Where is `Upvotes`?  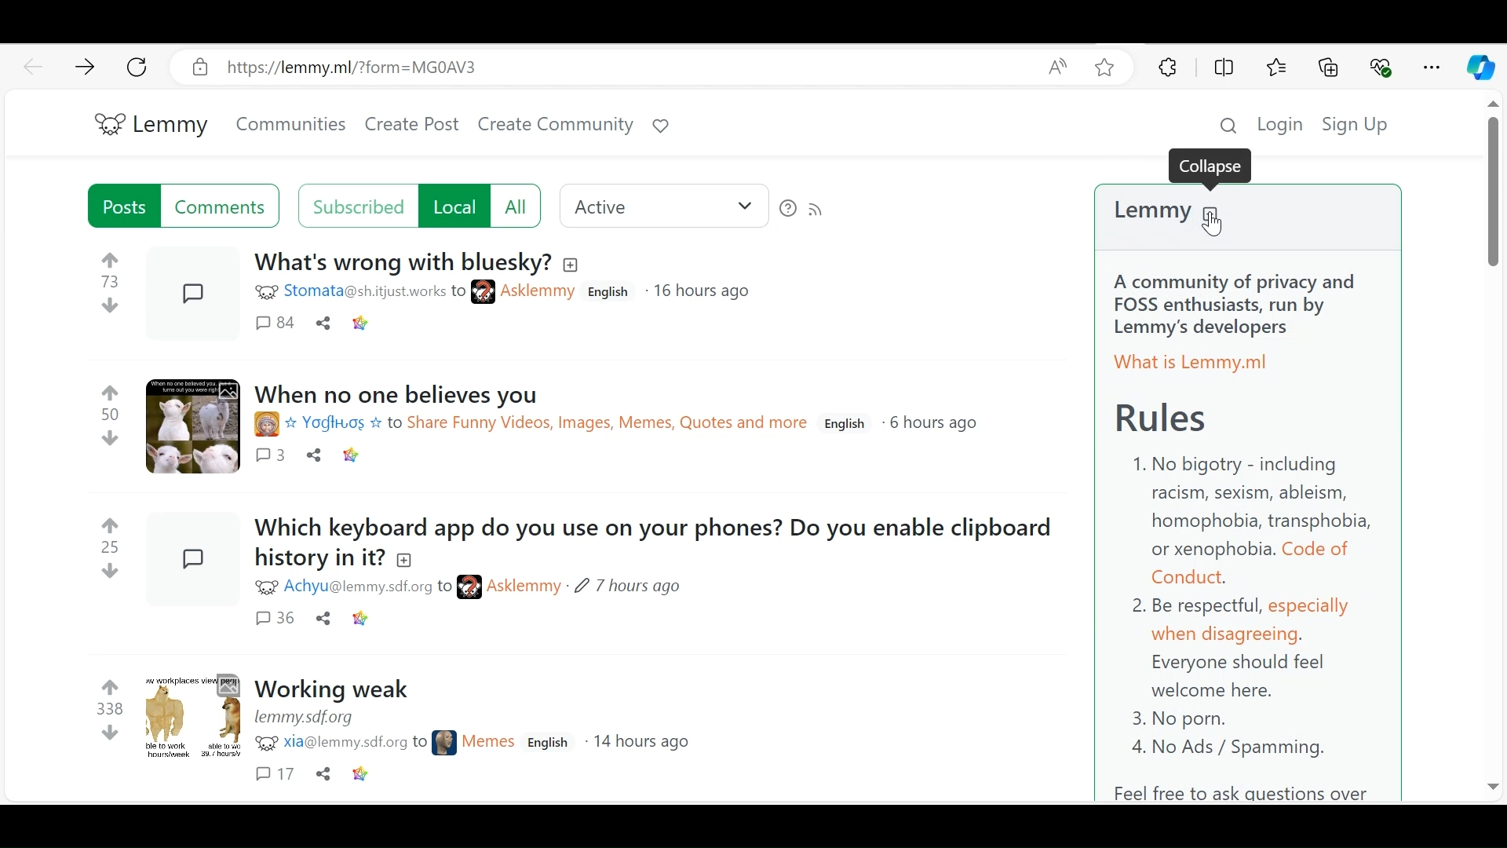
Upvotes is located at coordinates (114, 258).